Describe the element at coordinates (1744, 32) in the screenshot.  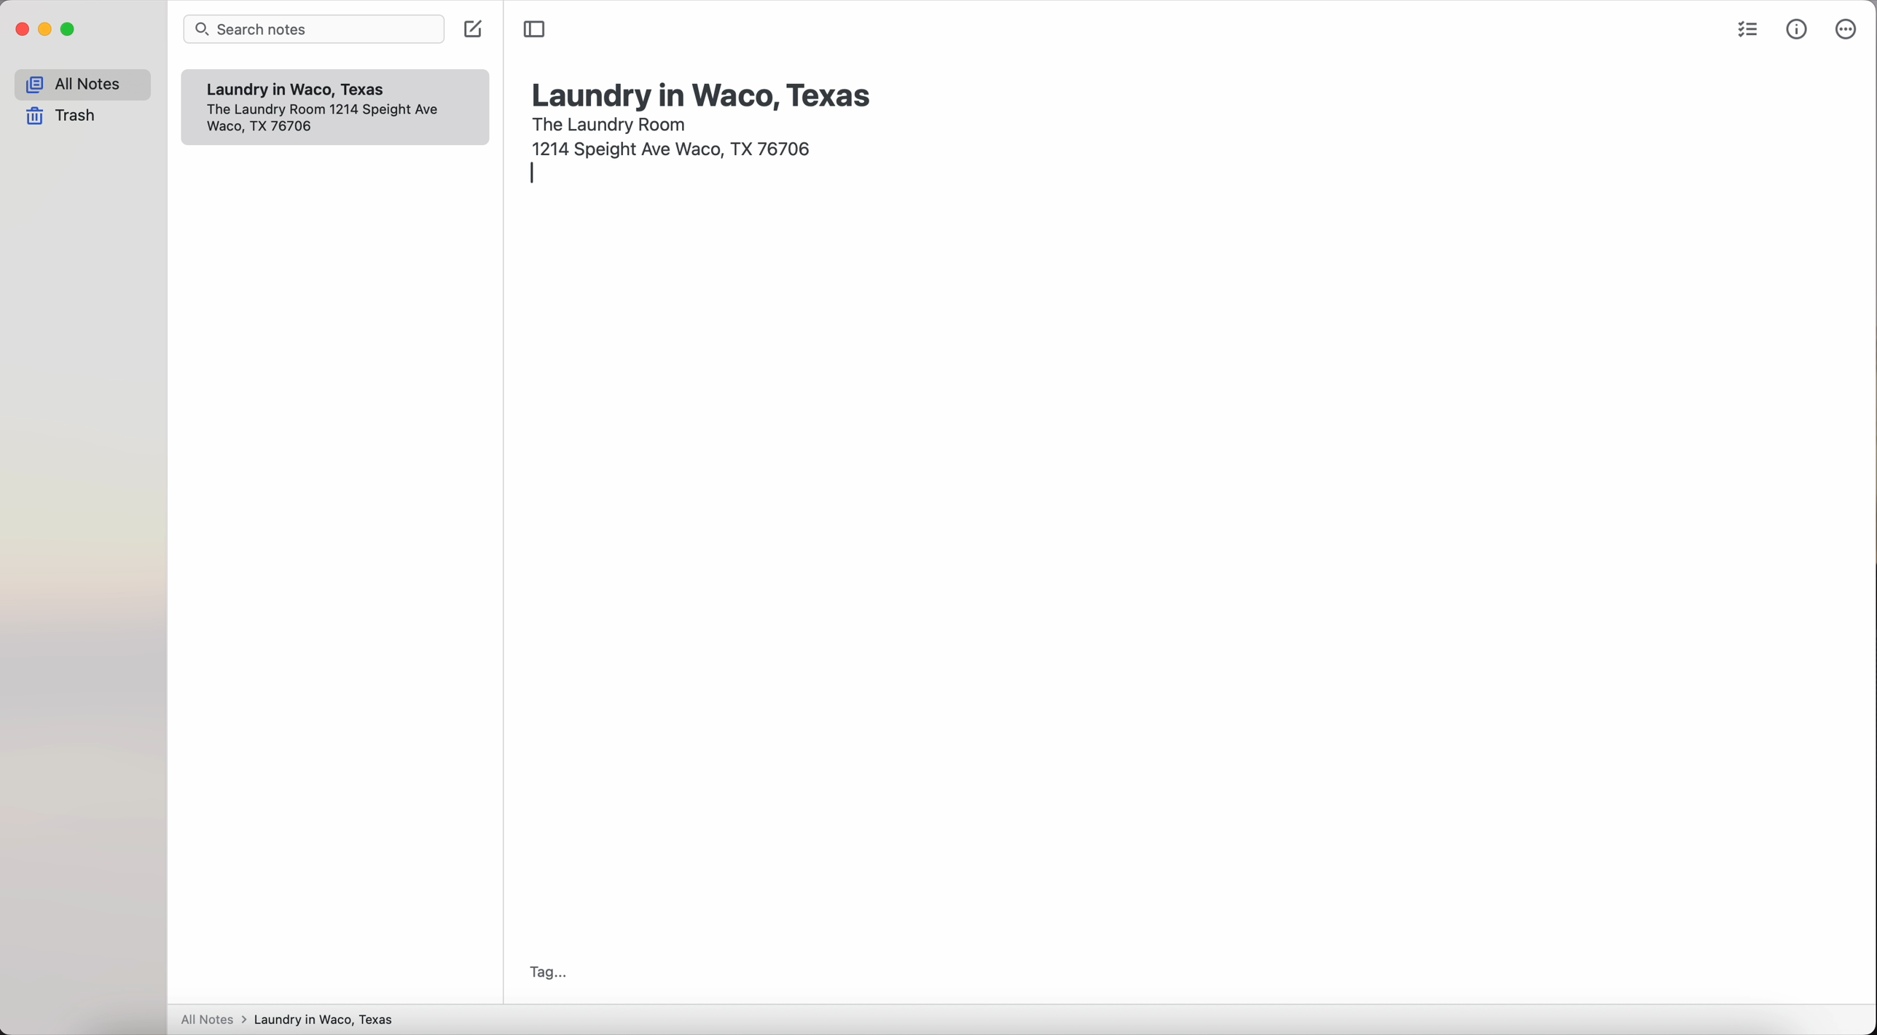
I see `check list` at that location.